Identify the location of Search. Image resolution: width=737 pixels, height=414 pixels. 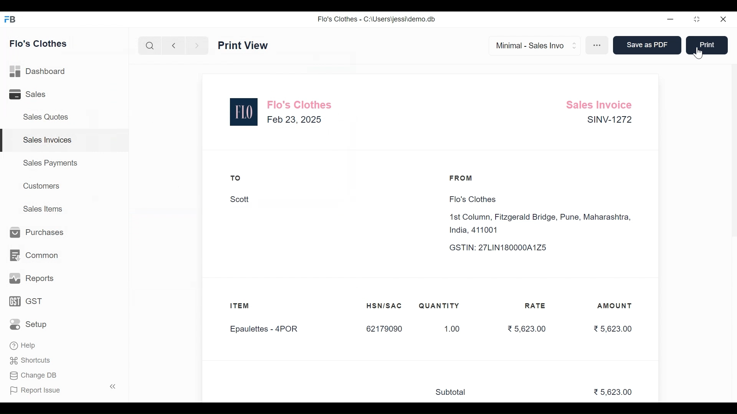
(150, 46).